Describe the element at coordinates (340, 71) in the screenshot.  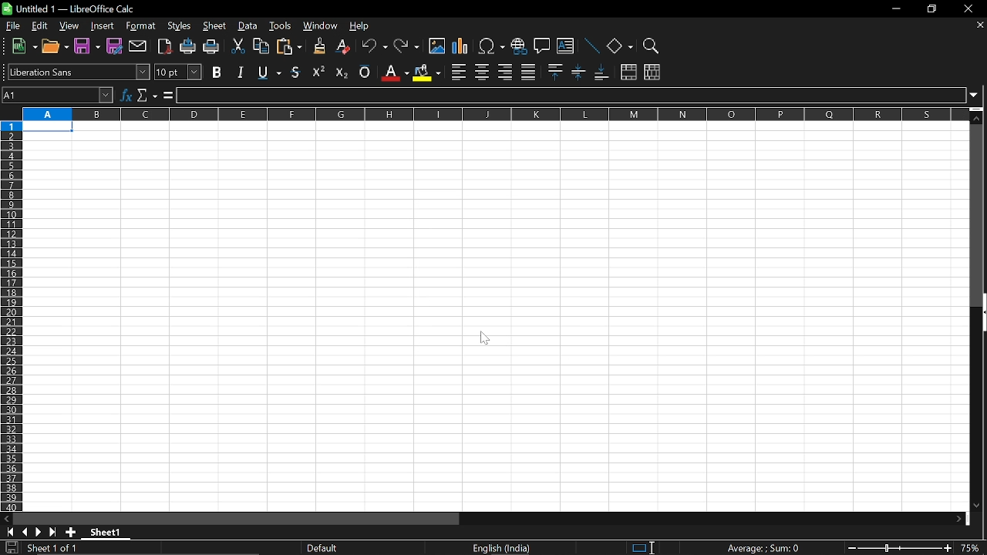
I see `subscript` at that location.